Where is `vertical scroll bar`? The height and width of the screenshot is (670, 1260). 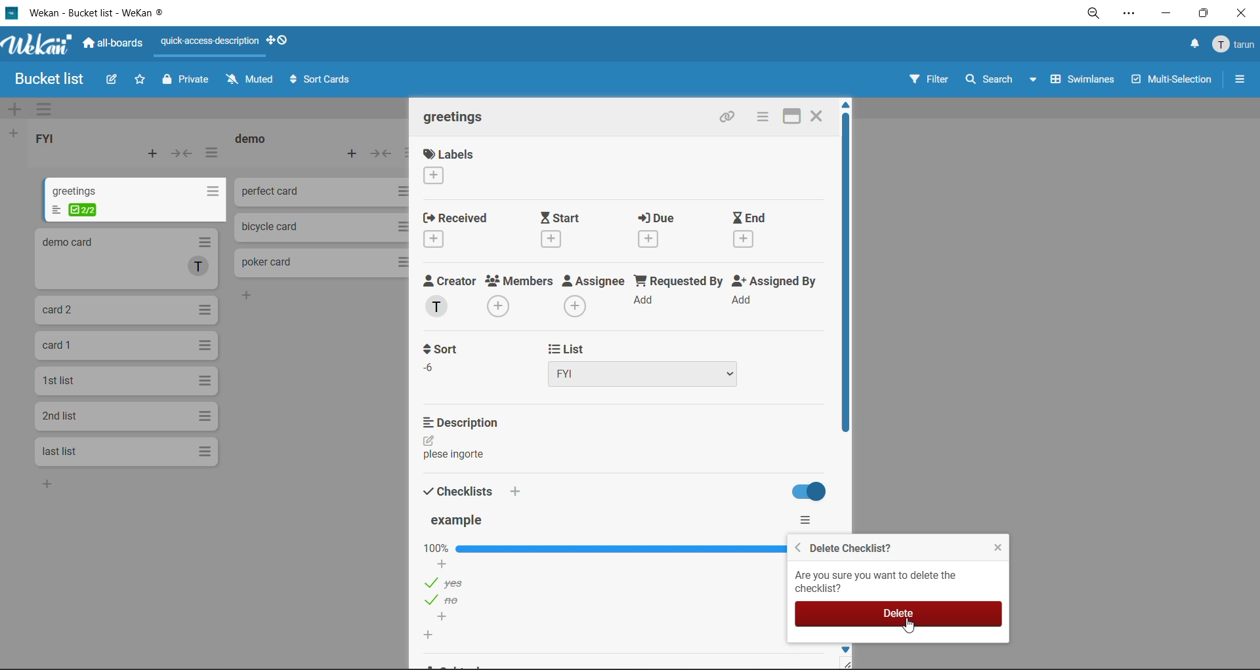
vertical scroll bar is located at coordinates (839, 273).